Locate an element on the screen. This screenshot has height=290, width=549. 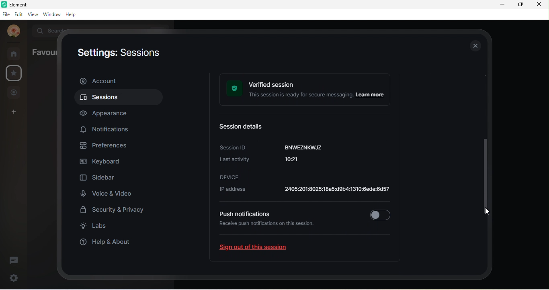
window is located at coordinates (51, 14).